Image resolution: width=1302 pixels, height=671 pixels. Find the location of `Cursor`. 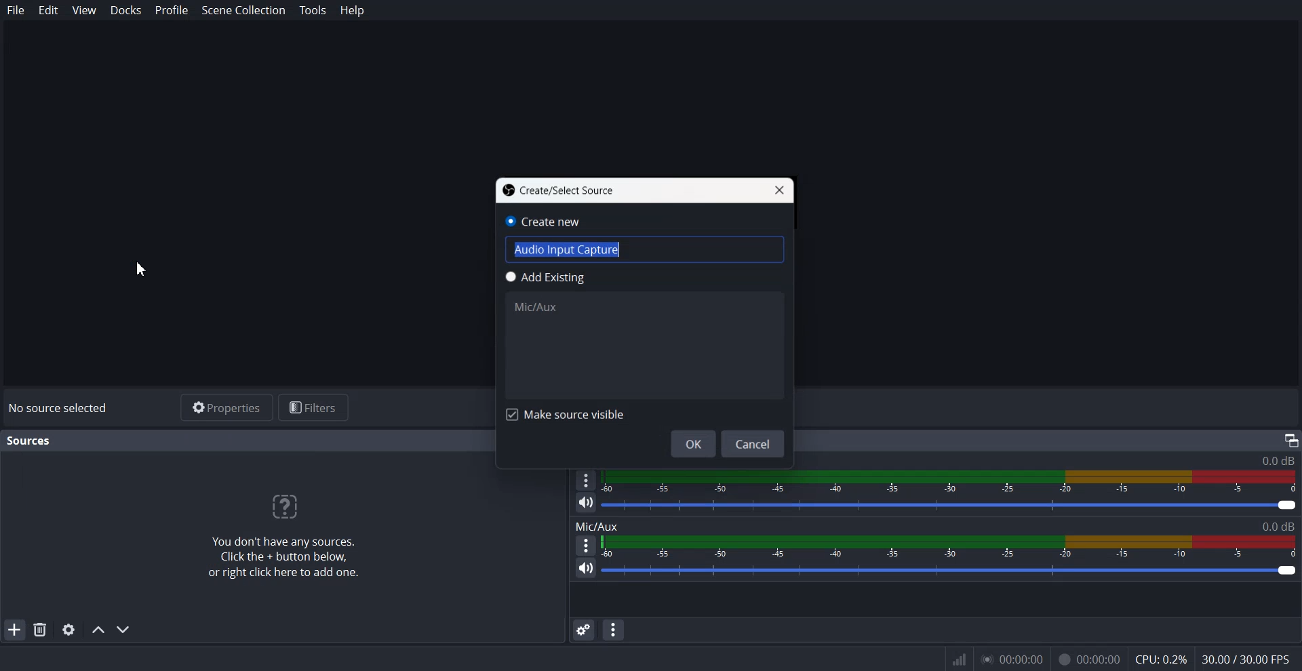

Cursor is located at coordinates (151, 268).